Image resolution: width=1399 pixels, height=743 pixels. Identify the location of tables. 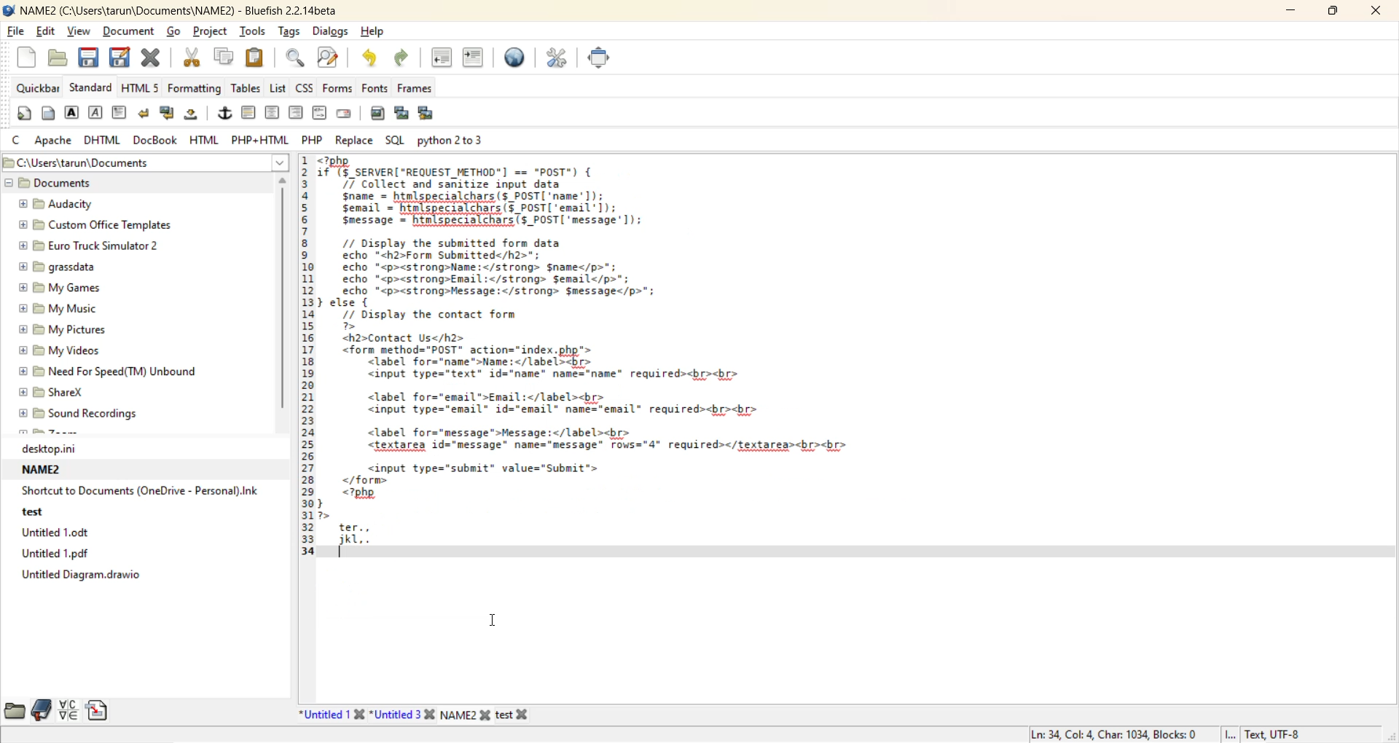
(246, 88).